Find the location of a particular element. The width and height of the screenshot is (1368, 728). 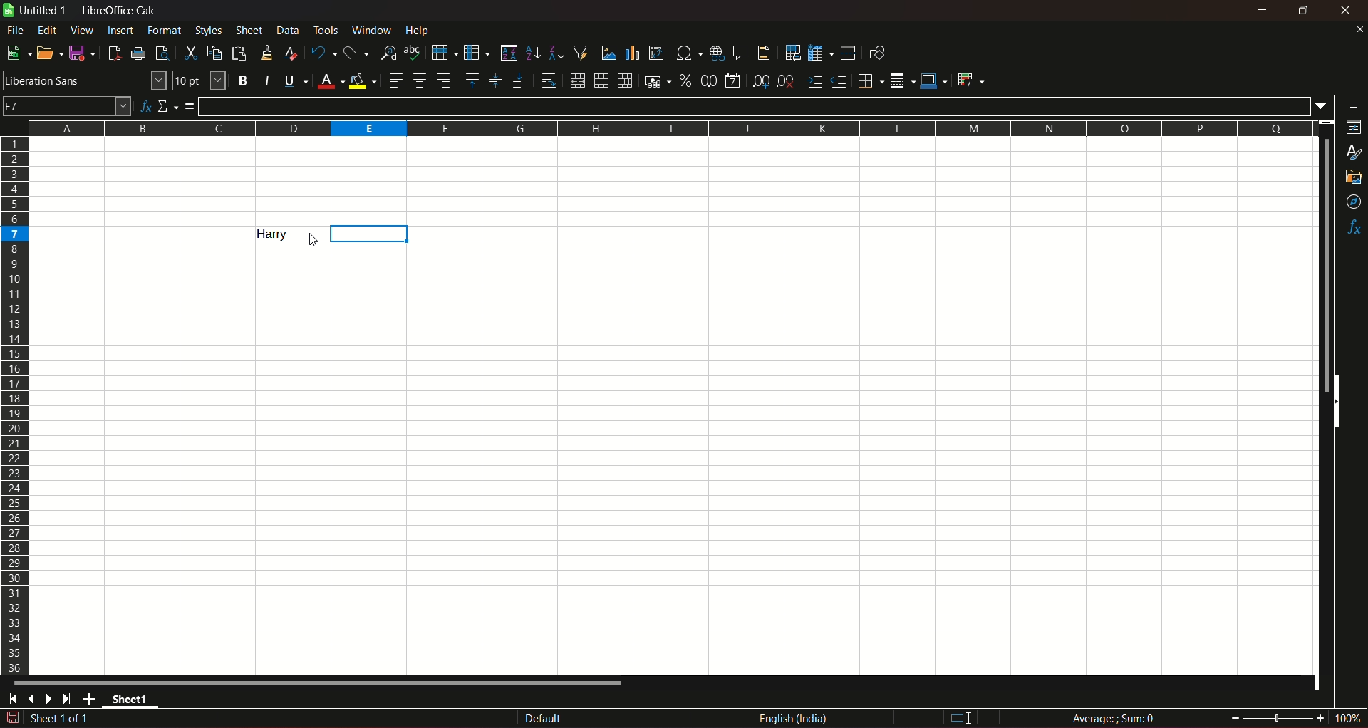

data is located at coordinates (288, 30).